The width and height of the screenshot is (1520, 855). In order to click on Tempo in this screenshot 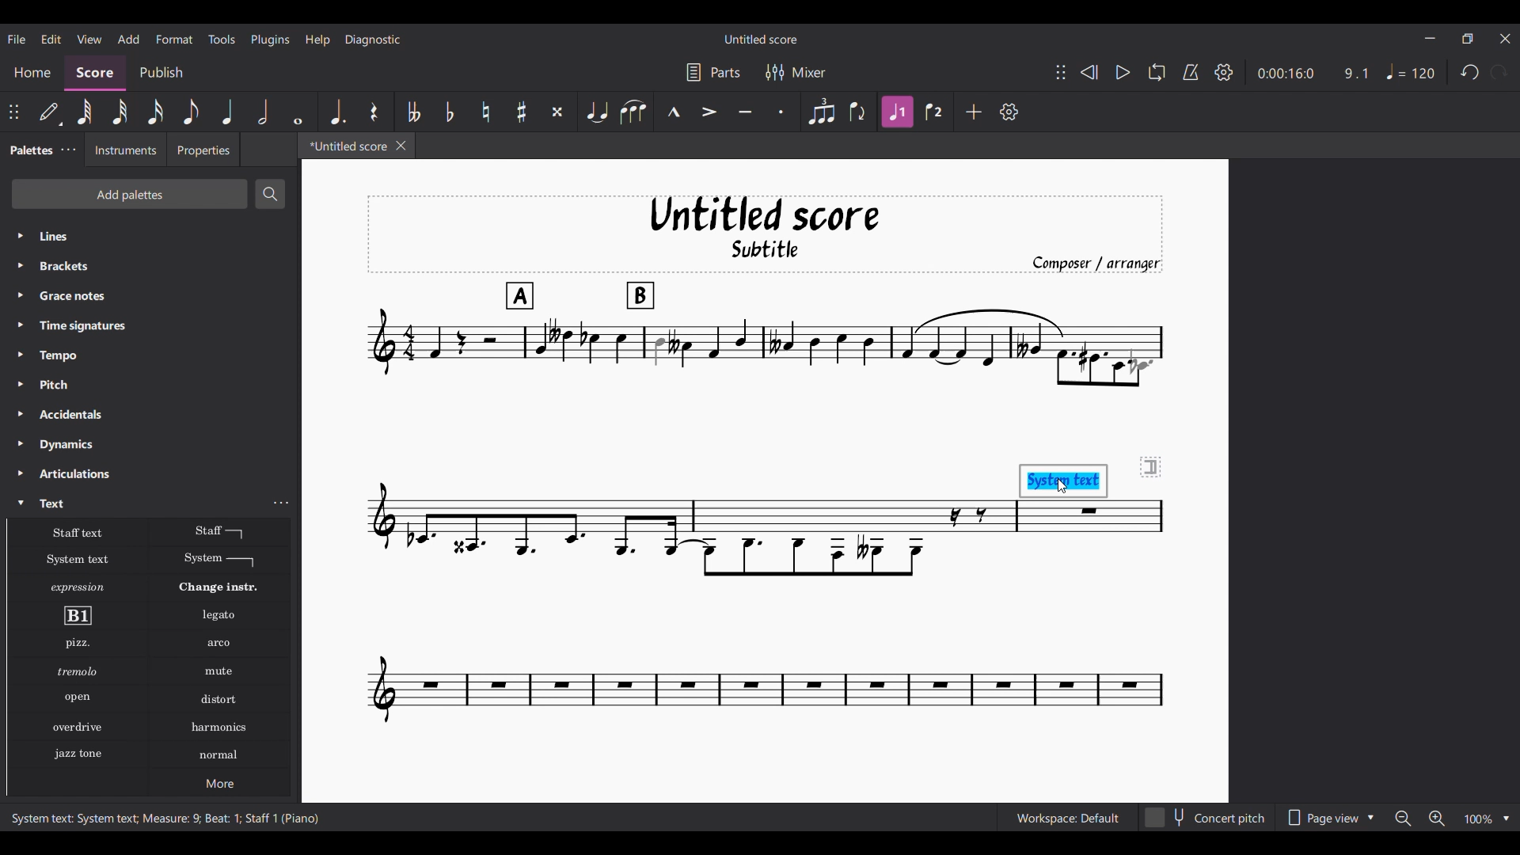, I will do `click(1411, 72)`.